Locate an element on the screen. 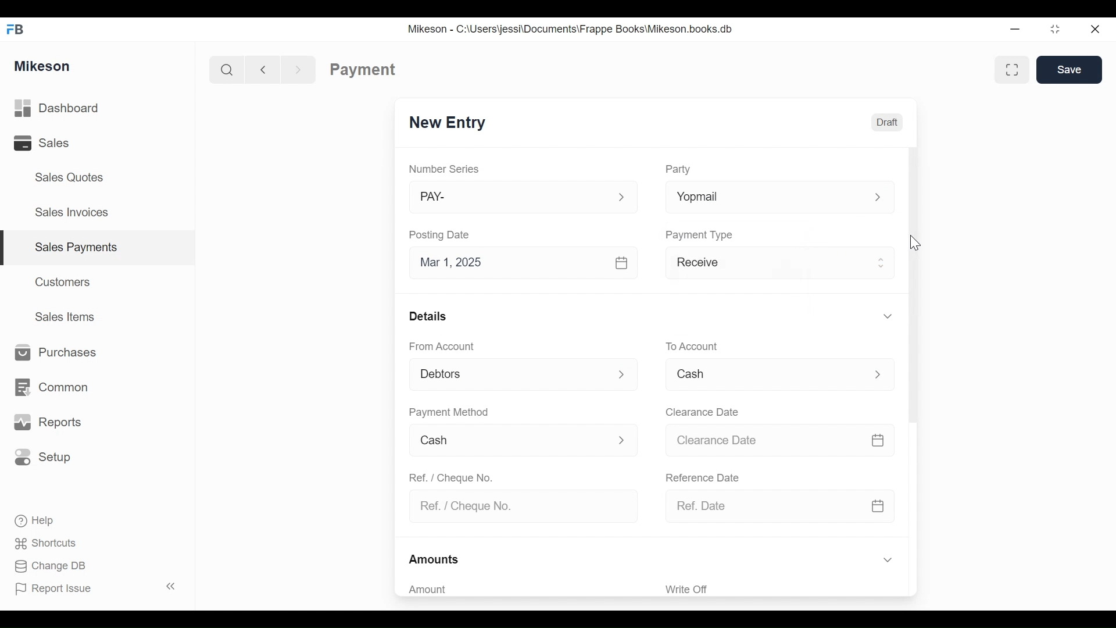  Purchases is located at coordinates (55, 352).